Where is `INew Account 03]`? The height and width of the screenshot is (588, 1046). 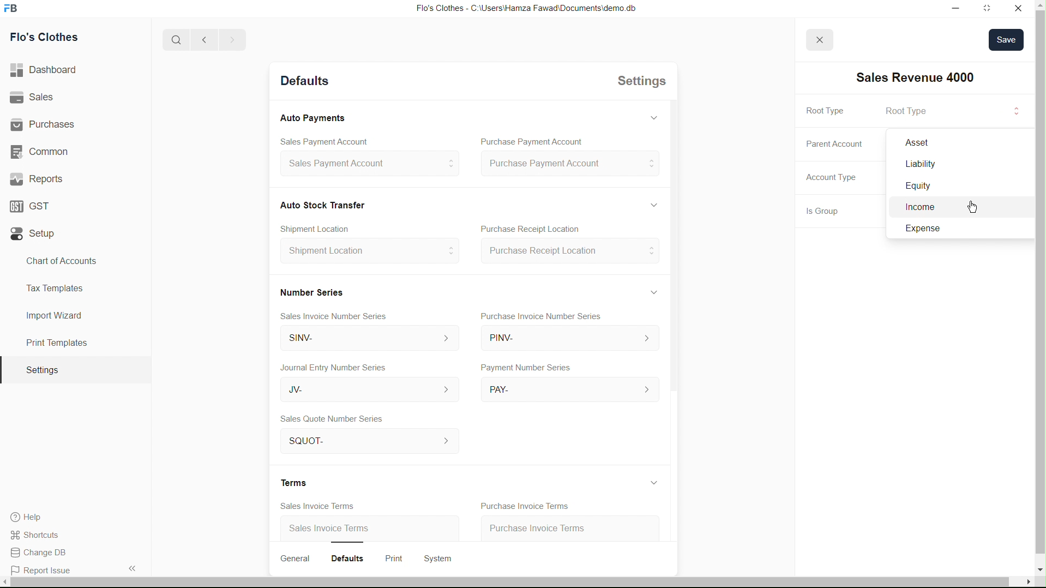
INew Account 03] is located at coordinates (927, 77).